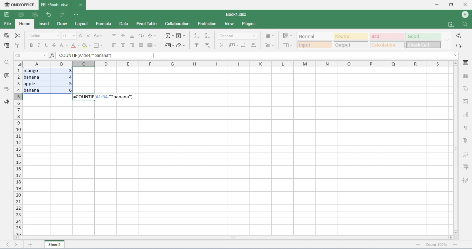 The height and width of the screenshot is (249, 472). I want to click on collaboration, so click(178, 24).